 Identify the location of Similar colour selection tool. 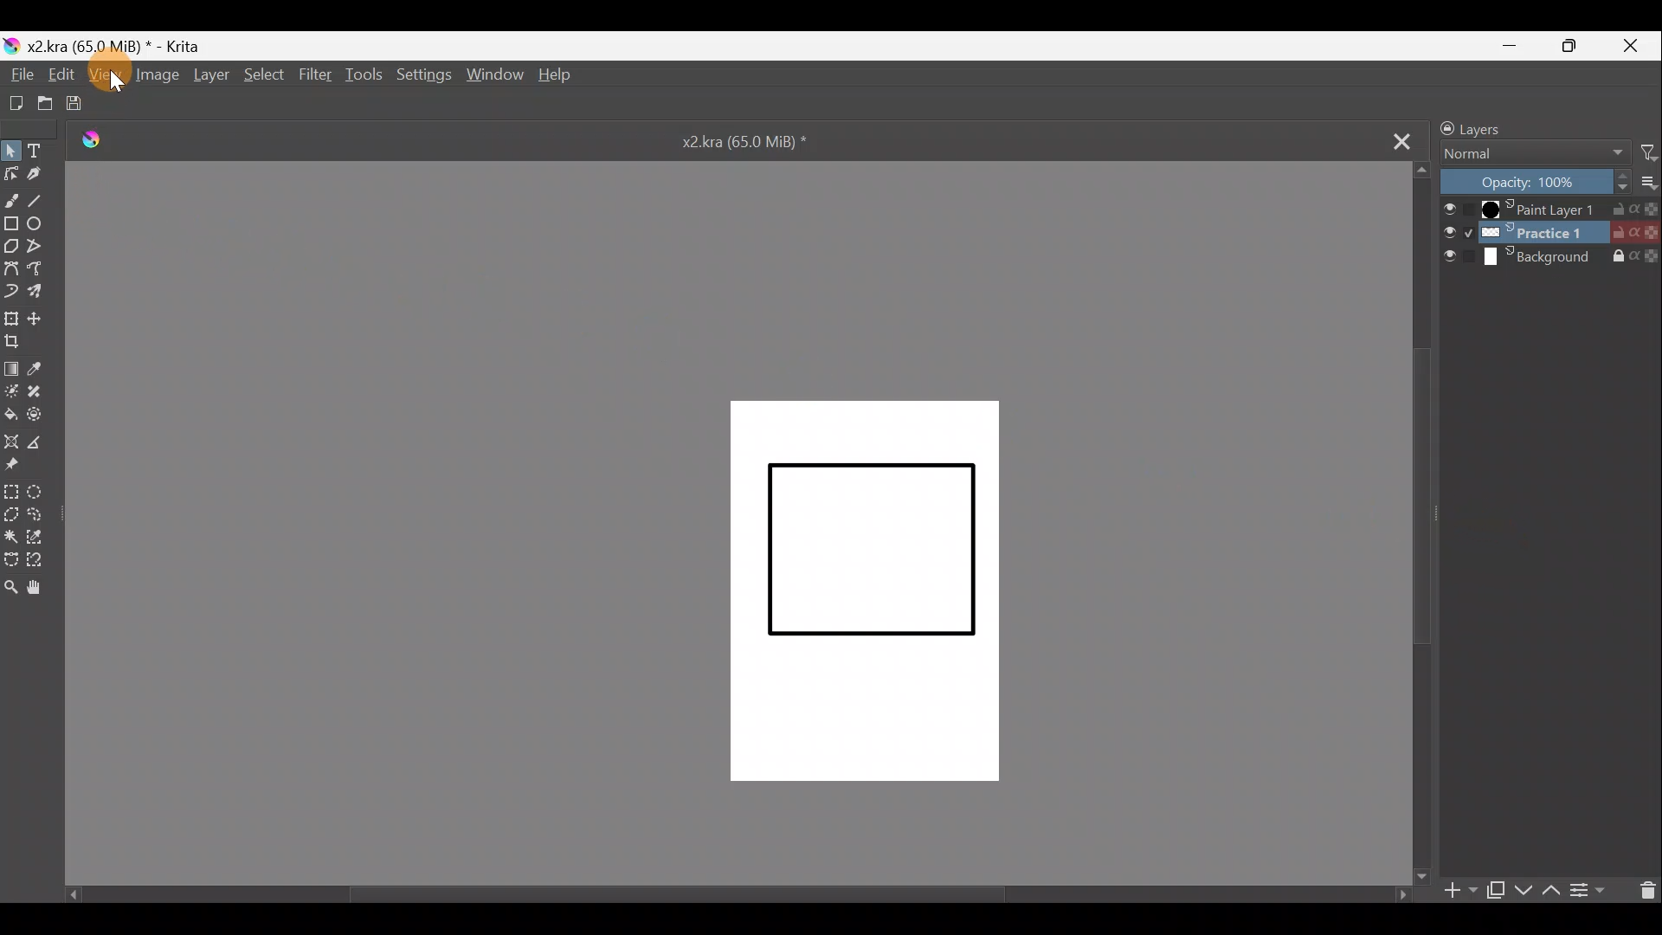
(46, 539).